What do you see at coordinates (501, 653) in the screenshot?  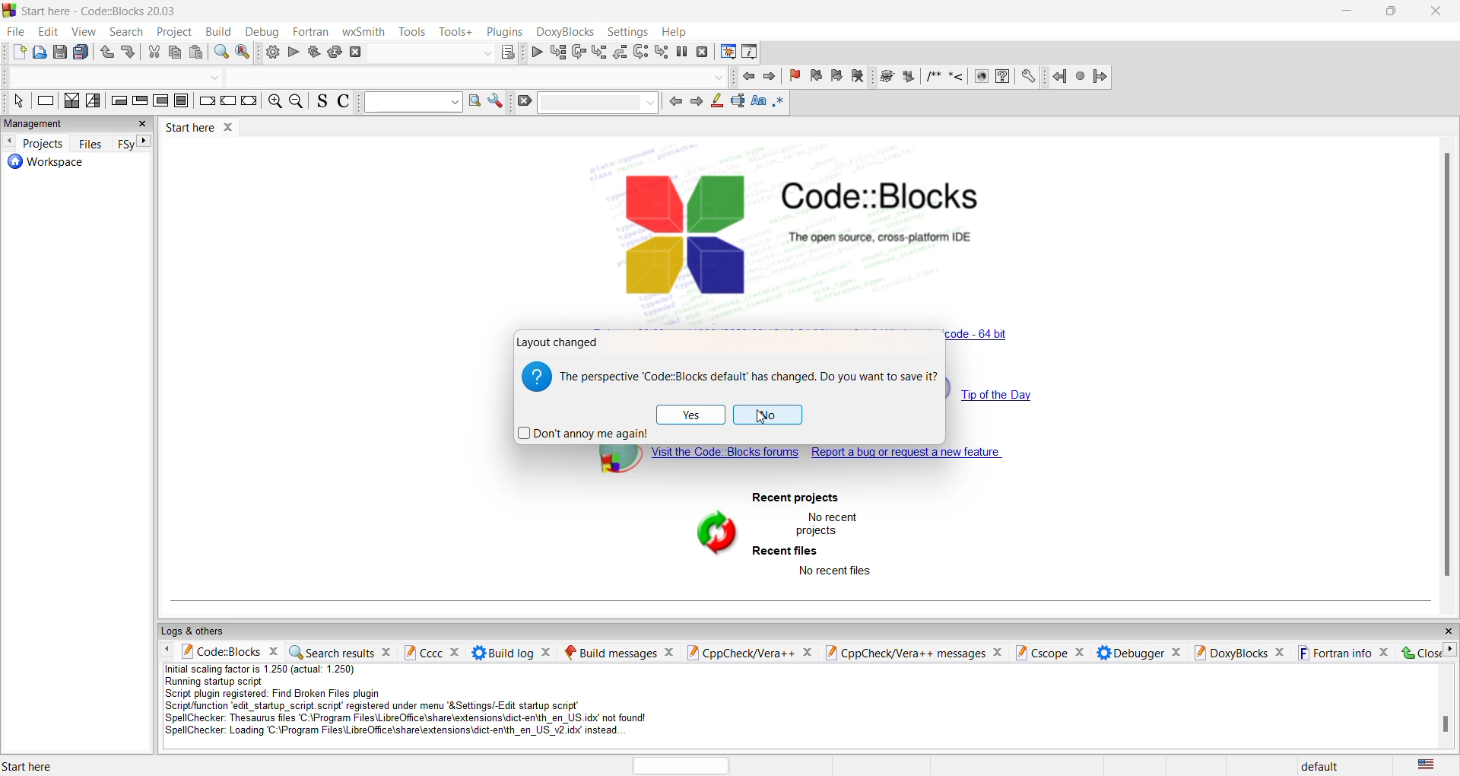 I see `build log panes` at bounding box center [501, 653].